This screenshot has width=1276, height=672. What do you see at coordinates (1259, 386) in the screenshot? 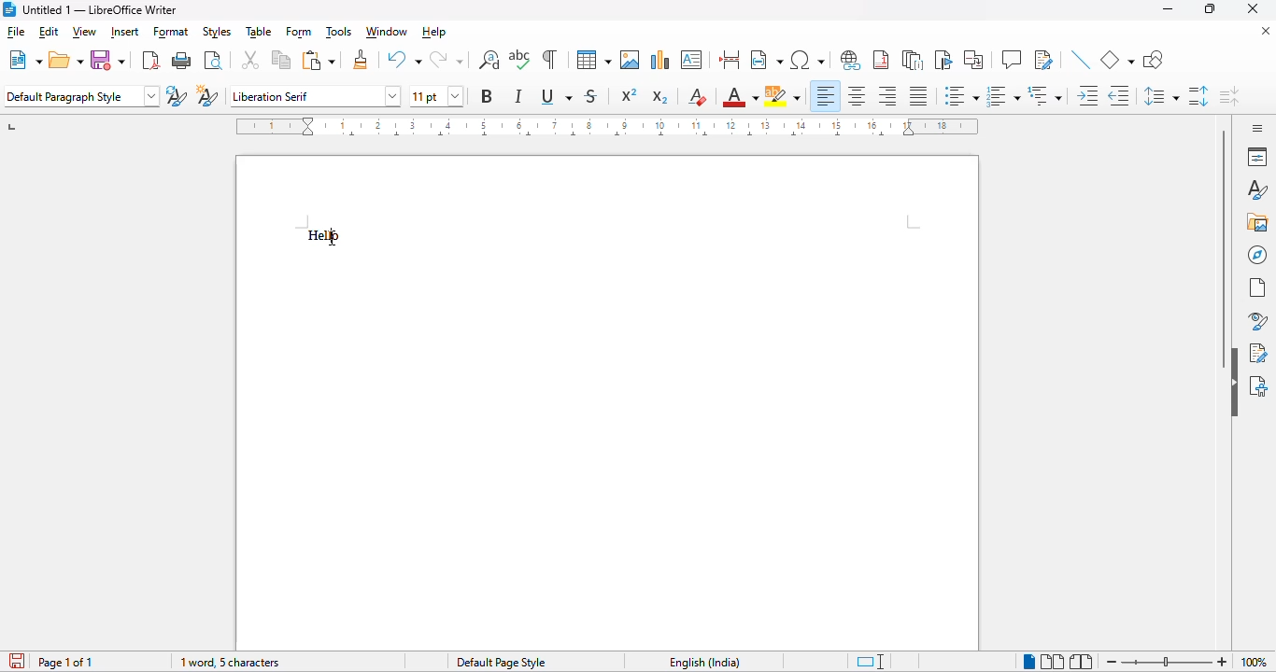
I see `accessibility check` at bounding box center [1259, 386].